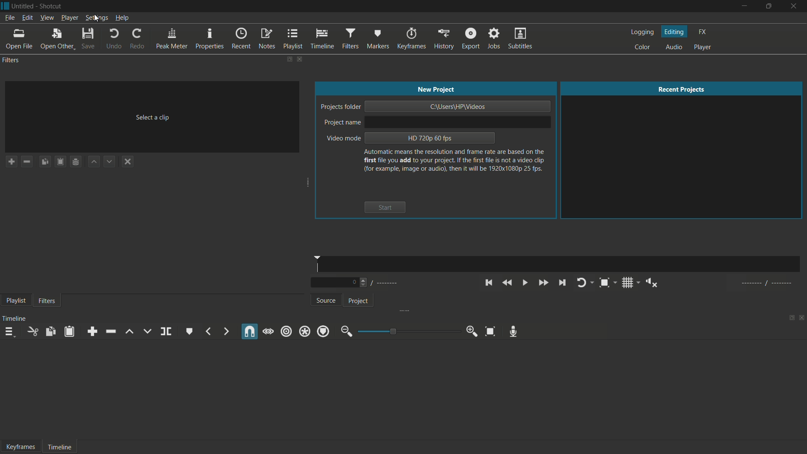 This screenshot has width=807, height=454. Describe the element at coordinates (91, 40) in the screenshot. I see `save` at that location.